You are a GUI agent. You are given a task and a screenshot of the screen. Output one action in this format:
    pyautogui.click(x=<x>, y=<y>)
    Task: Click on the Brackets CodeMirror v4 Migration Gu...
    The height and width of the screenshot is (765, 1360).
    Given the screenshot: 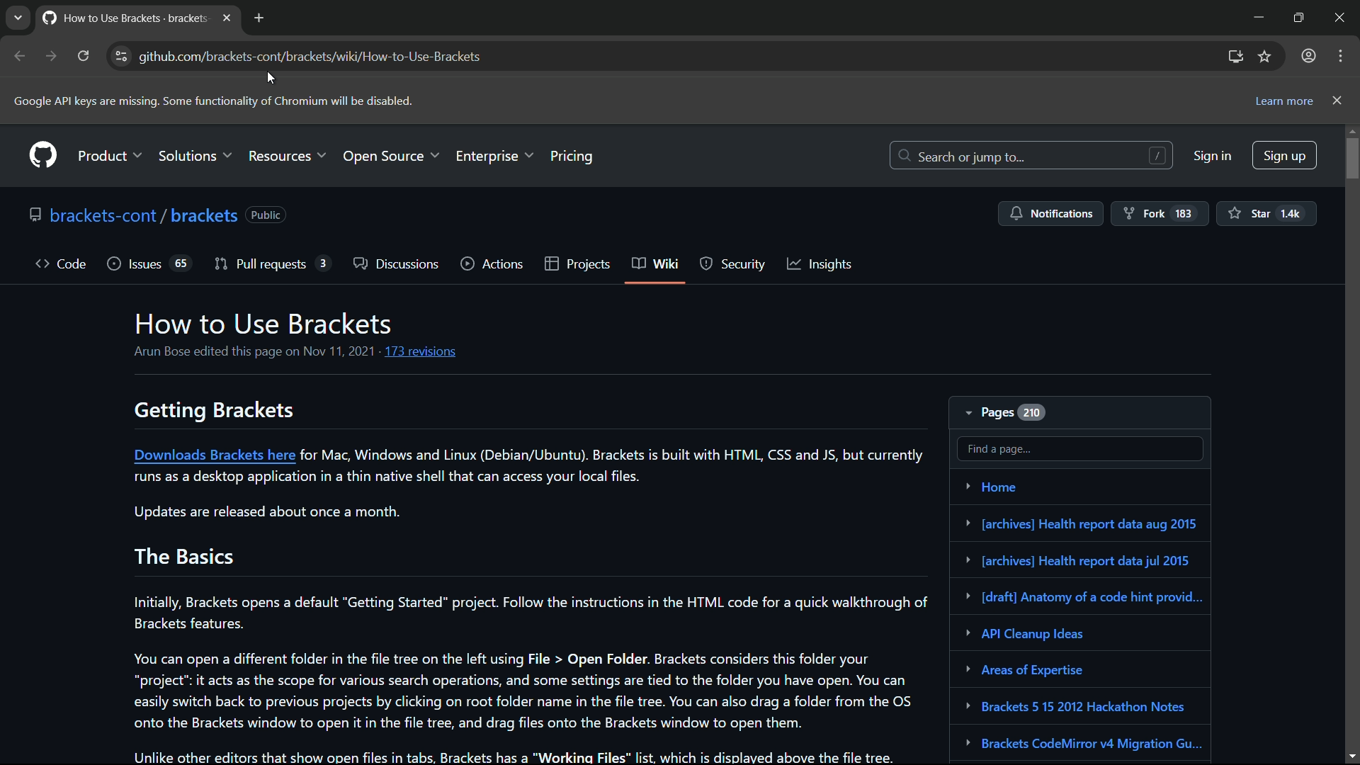 What is the action you would take?
    pyautogui.click(x=1084, y=742)
    